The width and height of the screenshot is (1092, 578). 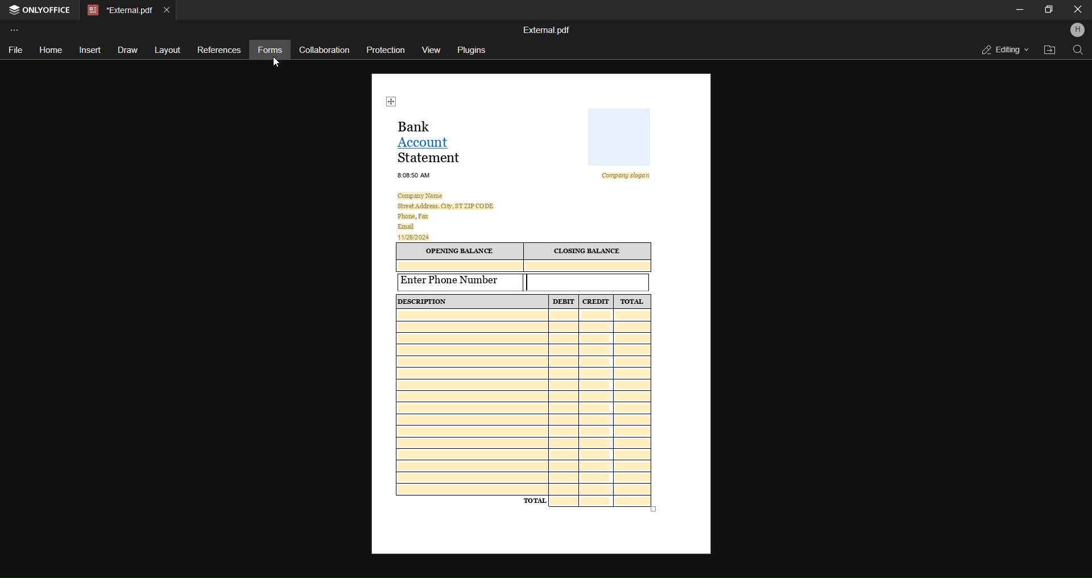 What do you see at coordinates (531, 283) in the screenshot?
I see `Text cursor` at bounding box center [531, 283].